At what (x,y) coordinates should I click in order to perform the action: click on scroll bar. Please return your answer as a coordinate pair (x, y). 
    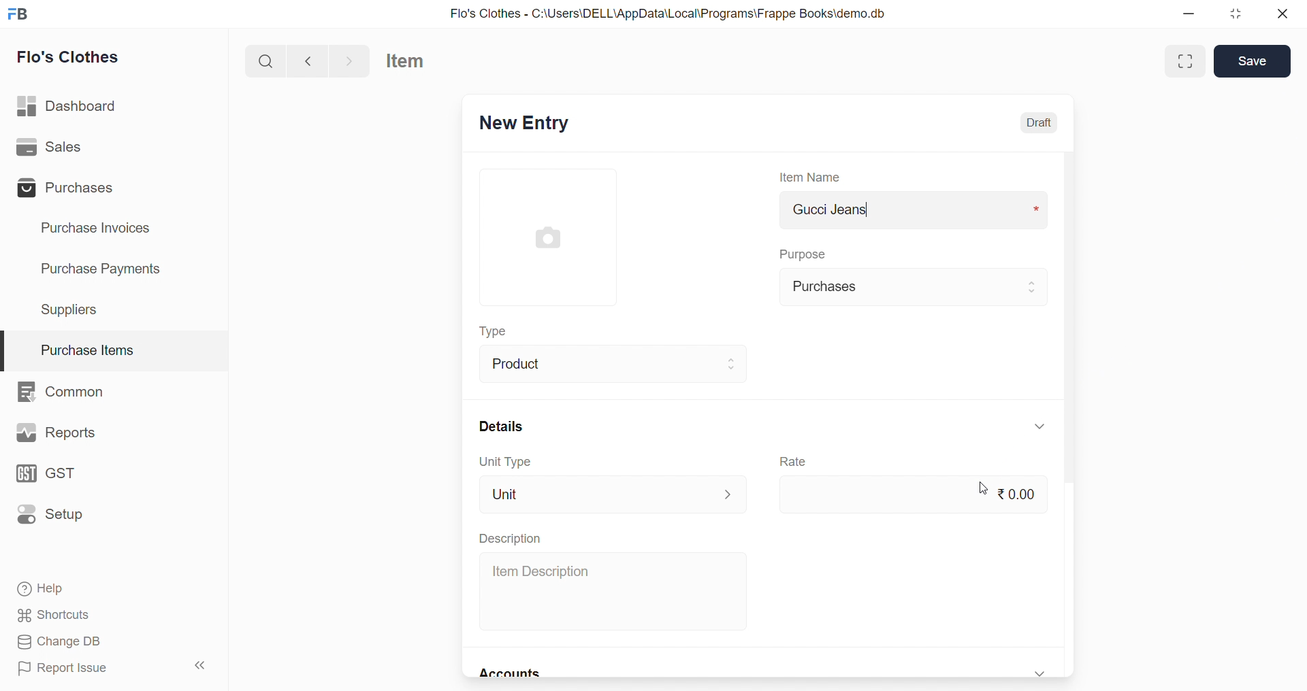
    Looking at the image, I should click on (1074, 414).